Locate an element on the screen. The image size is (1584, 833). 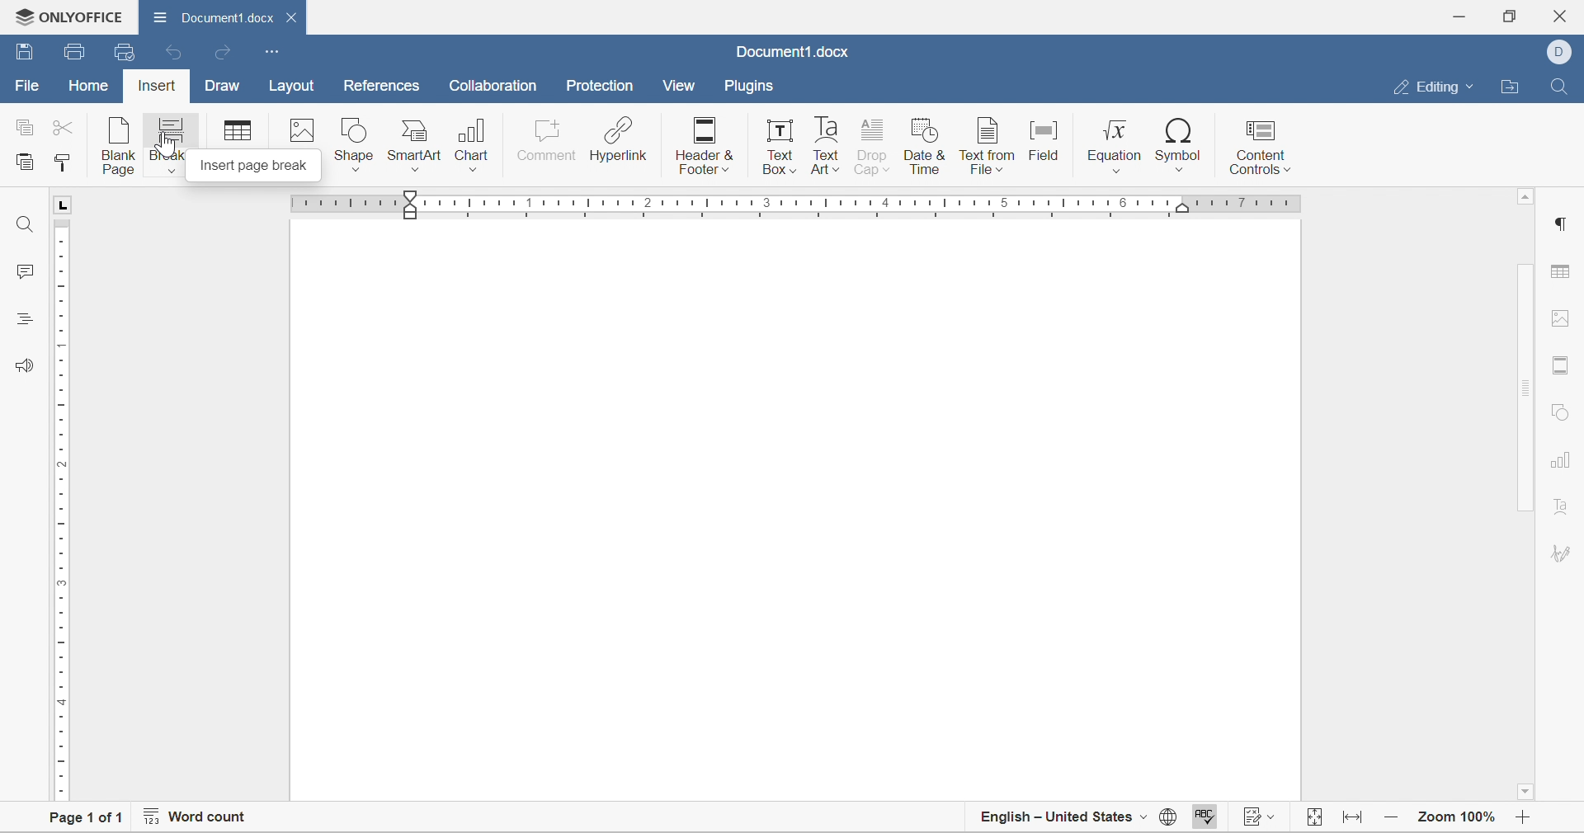
Document.docx is located at coordinates (225, 17).